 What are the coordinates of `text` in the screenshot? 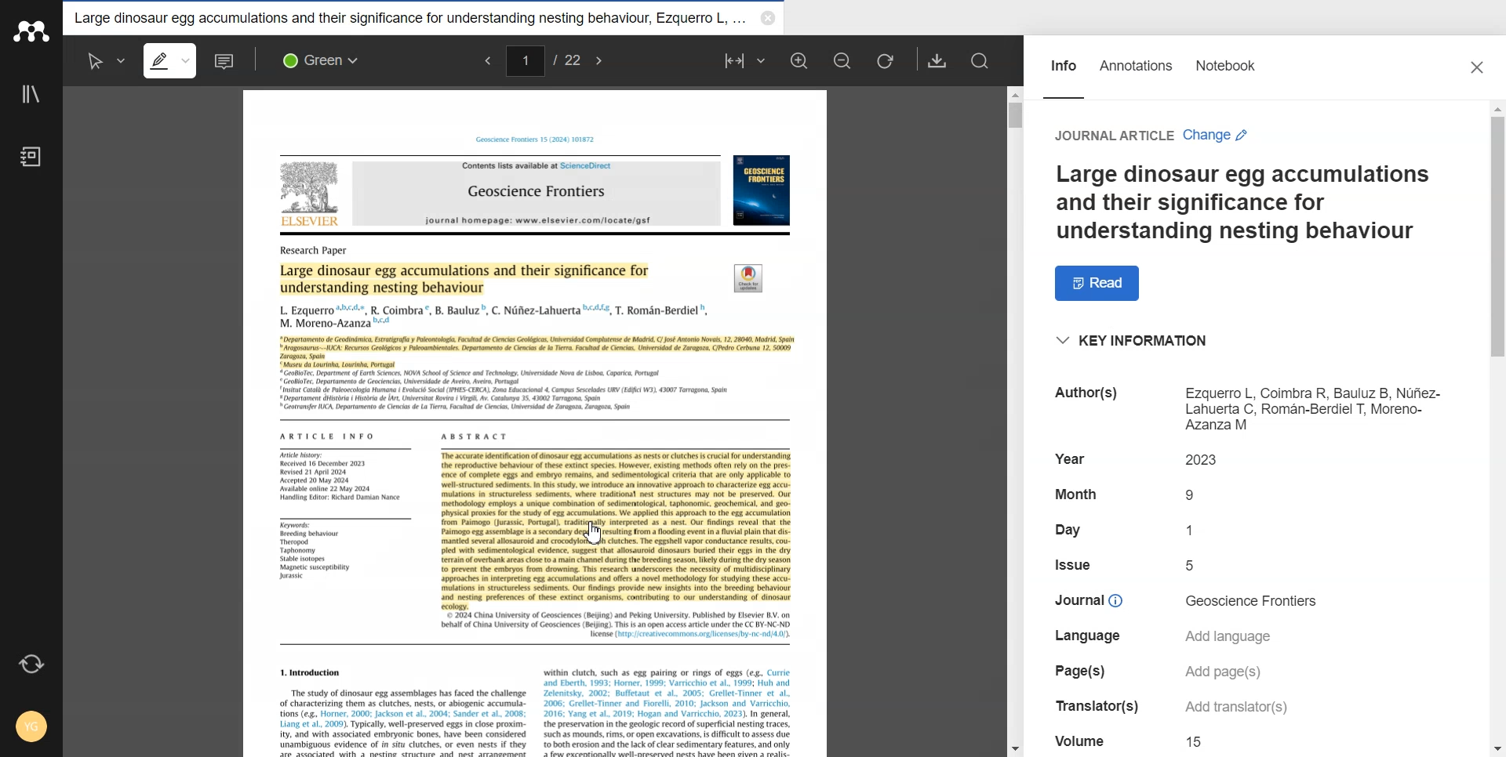 It's located at (1073, 564).